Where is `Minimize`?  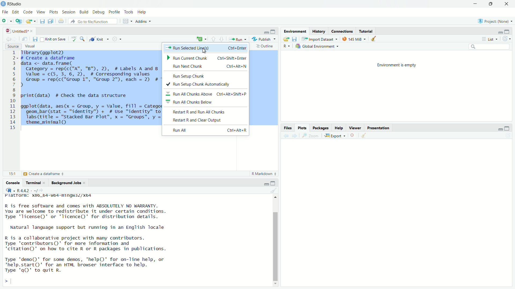 Minimize is located at coordinates (476, 4).